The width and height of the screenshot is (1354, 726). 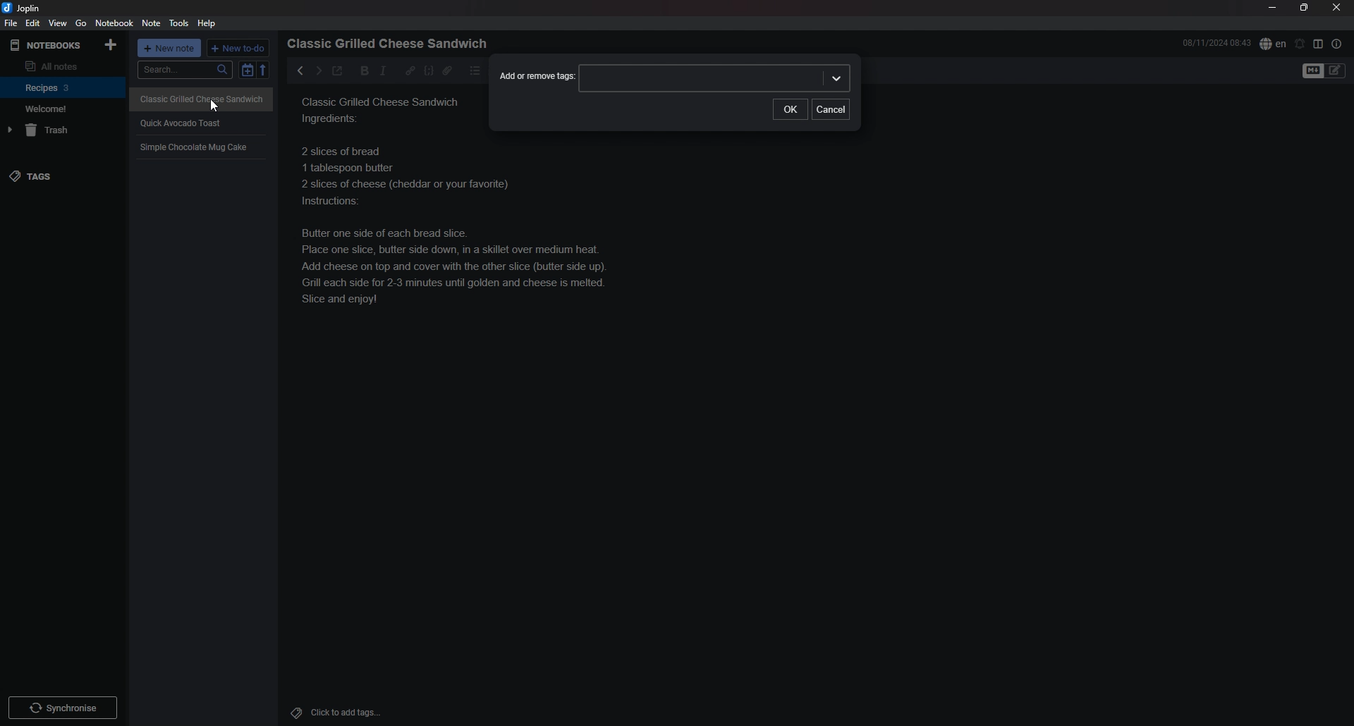 What do you see at coordinates (789, 109) in the screenshot?
I see `ok` at bounding box center [789, 109].